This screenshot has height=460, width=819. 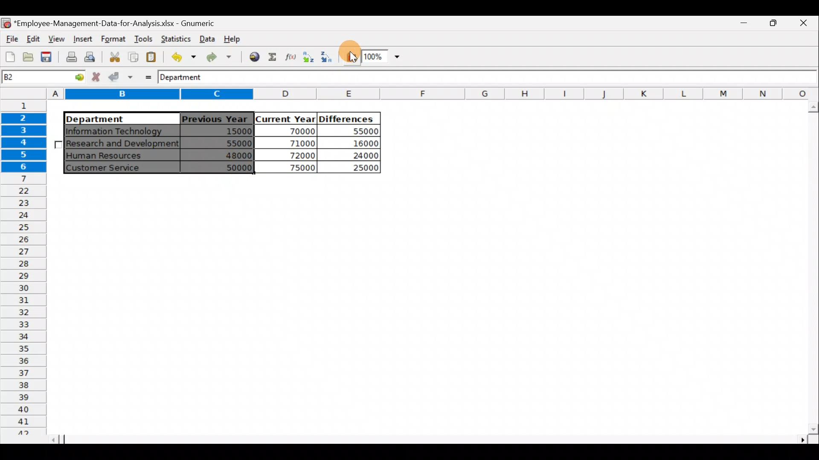 What do you see at coordinates (255, 57) in the screenshot?
I see `Insert hyperlink` at bounding box center [255, 57].